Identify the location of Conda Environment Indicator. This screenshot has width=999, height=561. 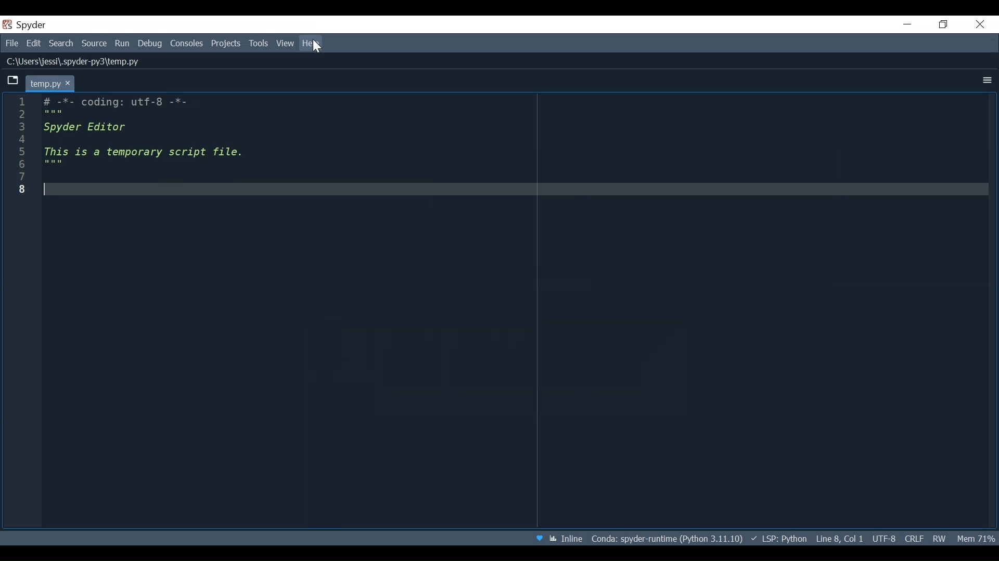
(669, 541).